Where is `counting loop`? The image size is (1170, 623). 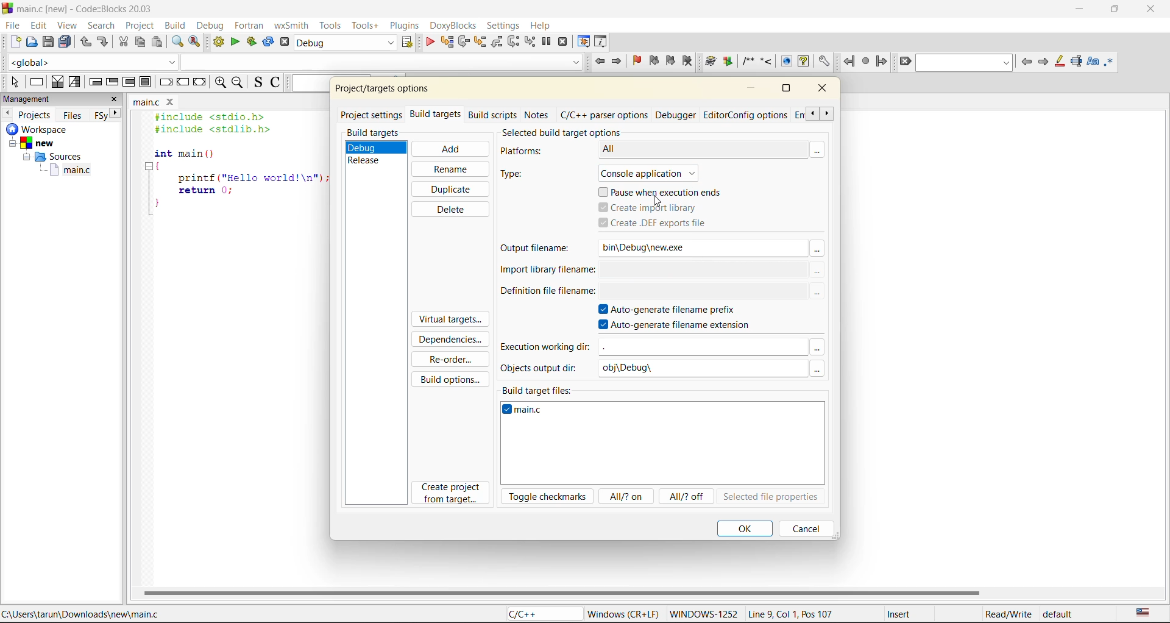
counting loop is located at coordinates (129, 83).